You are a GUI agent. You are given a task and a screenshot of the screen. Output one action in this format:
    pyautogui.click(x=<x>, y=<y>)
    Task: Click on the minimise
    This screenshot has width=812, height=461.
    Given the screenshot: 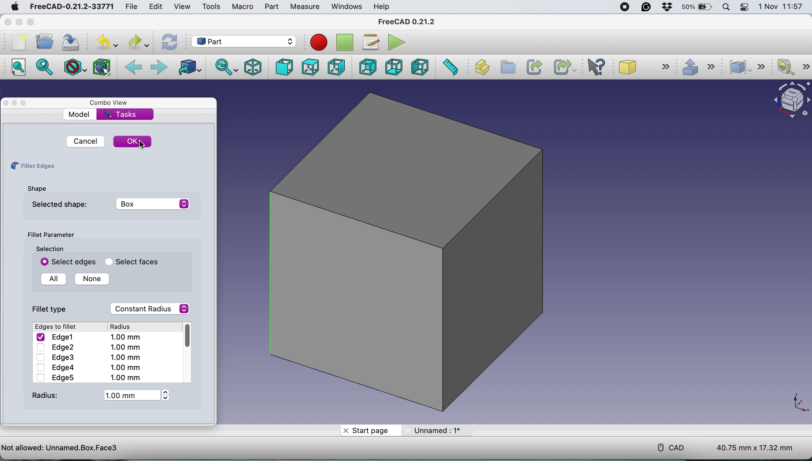 What is the action you would take?
    pyautogui.click(x=15, y=103)
    